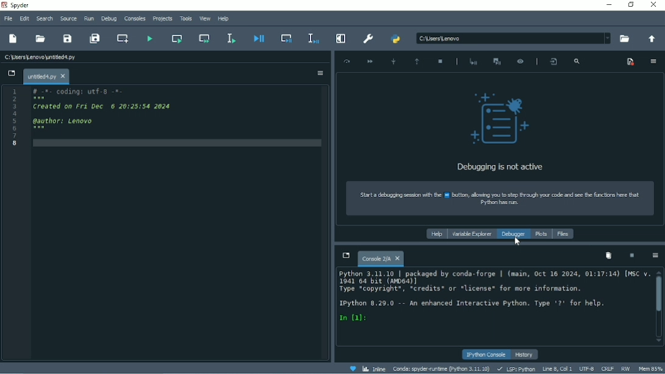  What do you see at coordinates (471, 233) in the screenshot?
I see `Variable explorer` at bounding box center [471, 233].